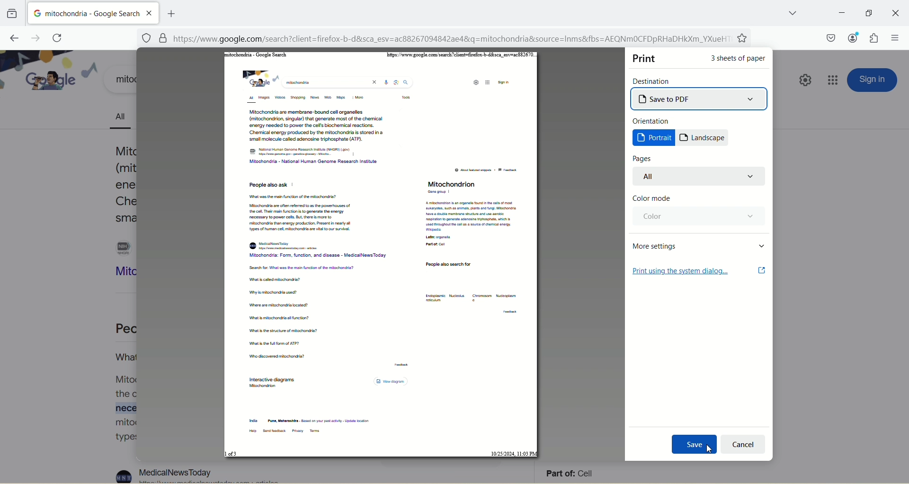 The width and height of the screenshot is (909, 484). Describe the element at coordinates (381, 255) in the screenshot. I see `PDF page` at that location.